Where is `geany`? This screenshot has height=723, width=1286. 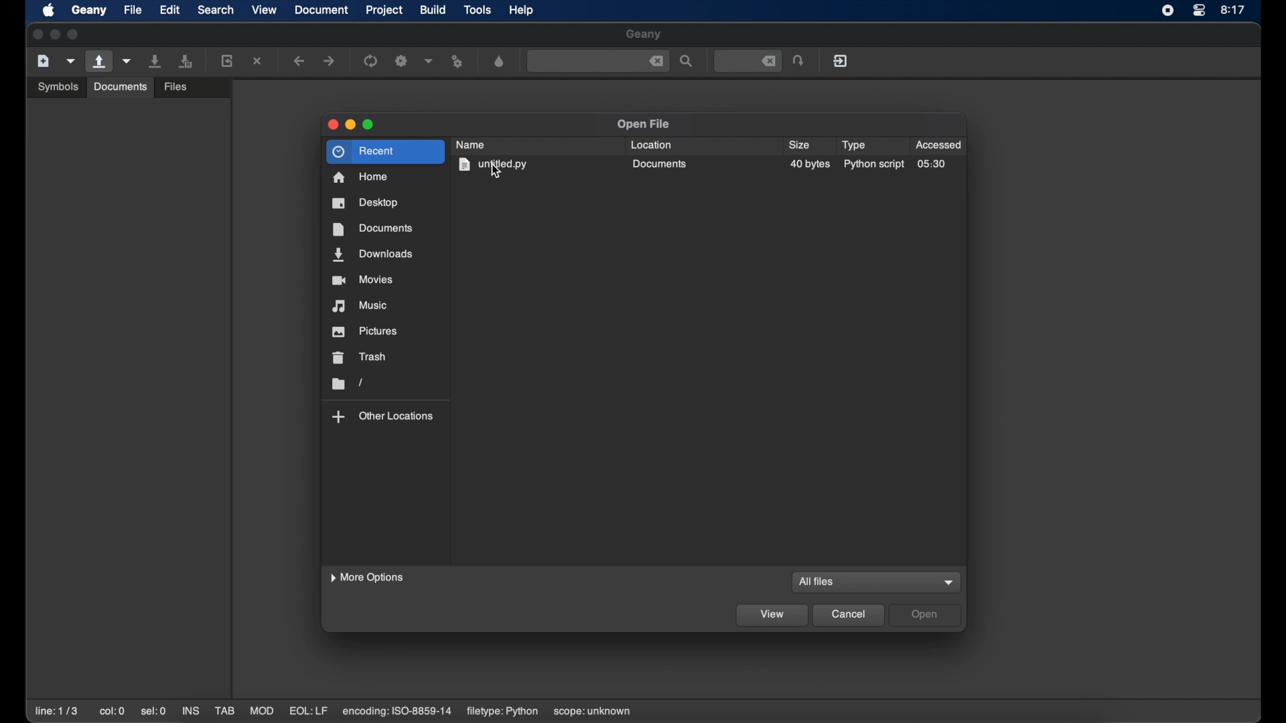
geany is located at coordinates (643, 34).